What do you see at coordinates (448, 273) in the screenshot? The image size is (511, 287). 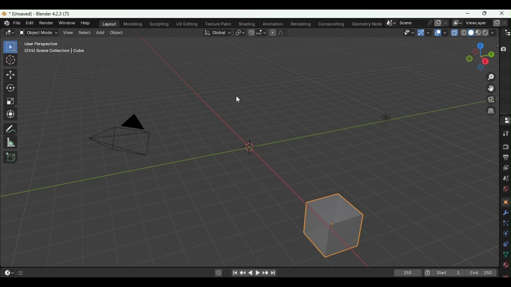 I see `First frame of the playback/rendering range` at bounding box center [448, 273].